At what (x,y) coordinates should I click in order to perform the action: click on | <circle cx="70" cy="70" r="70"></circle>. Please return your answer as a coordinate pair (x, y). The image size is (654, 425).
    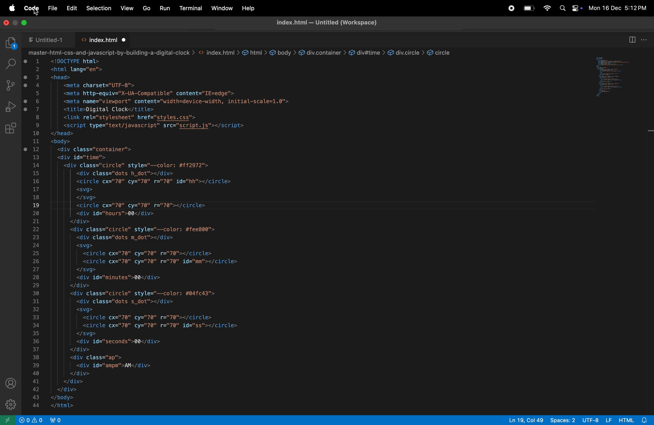
    Looking at the image, I should click on (141, 205).